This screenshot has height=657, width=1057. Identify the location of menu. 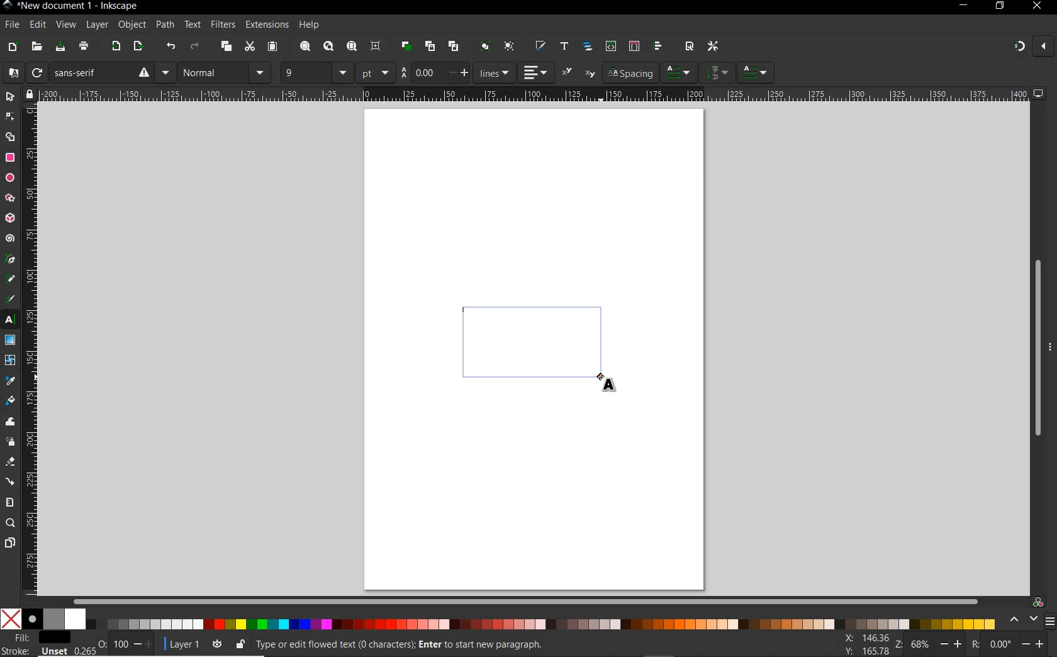
(261, 72).